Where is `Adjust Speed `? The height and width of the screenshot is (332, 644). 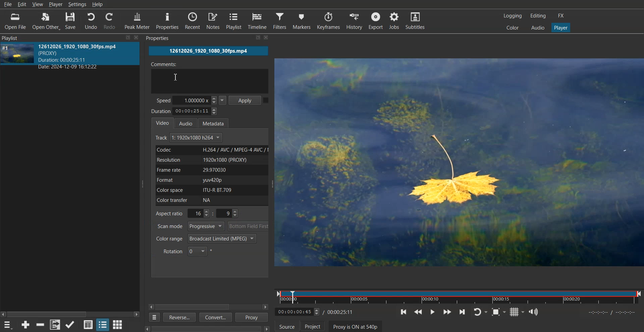 Adjust Speed  is located at coordinates (192, 100).